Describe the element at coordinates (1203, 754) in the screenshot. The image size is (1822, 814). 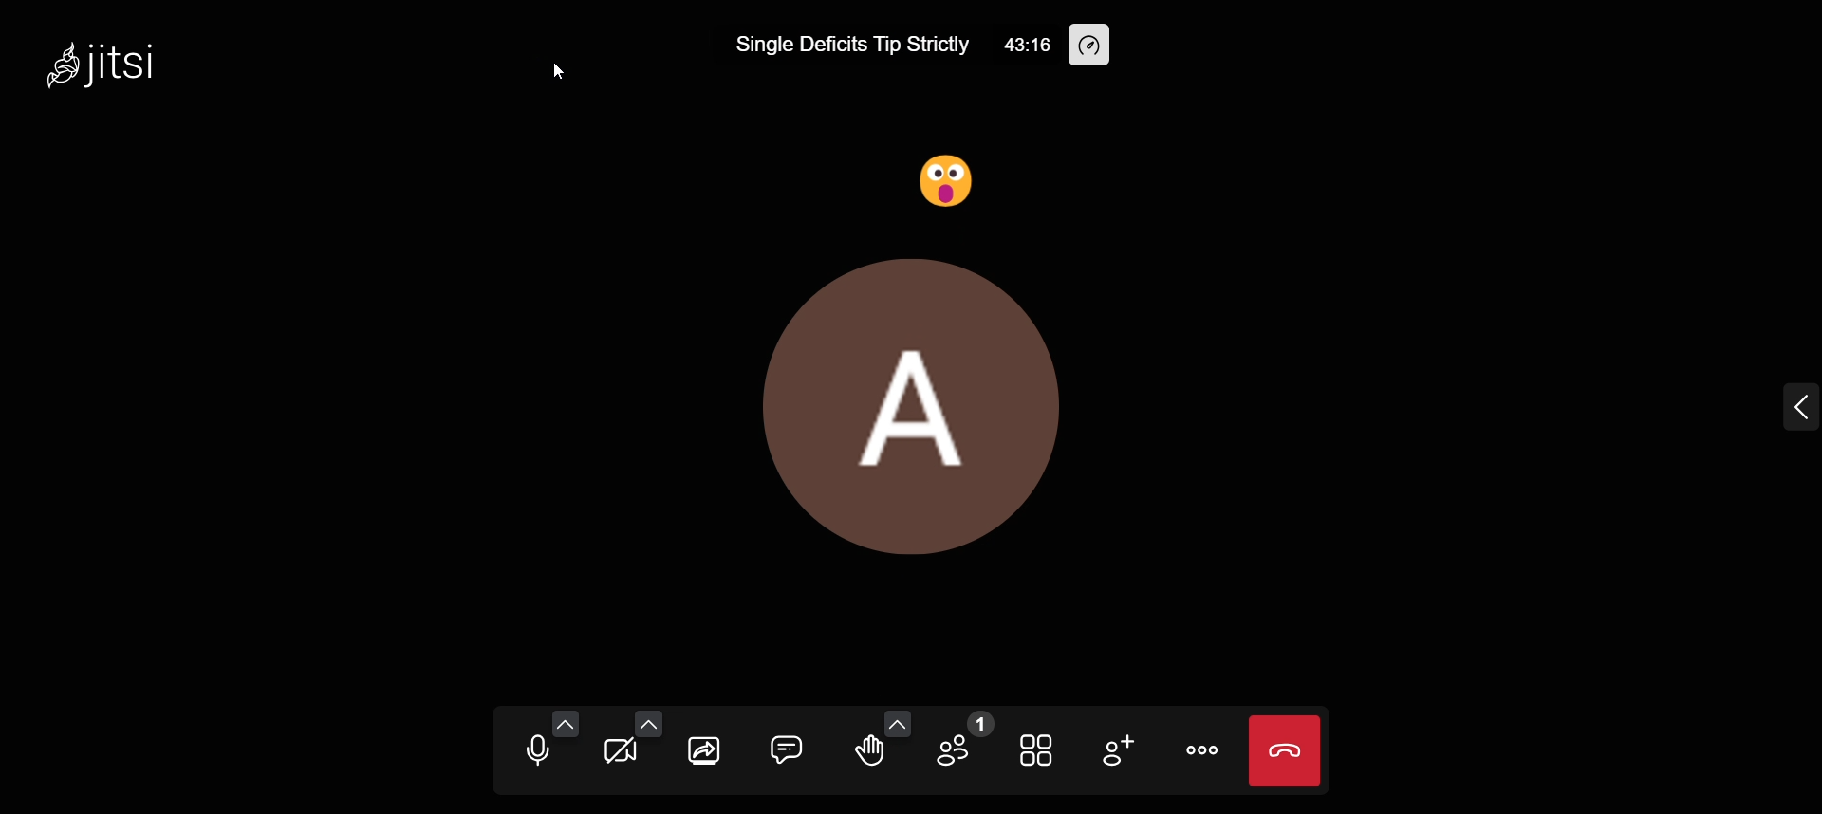
I see `more actions` at that location.